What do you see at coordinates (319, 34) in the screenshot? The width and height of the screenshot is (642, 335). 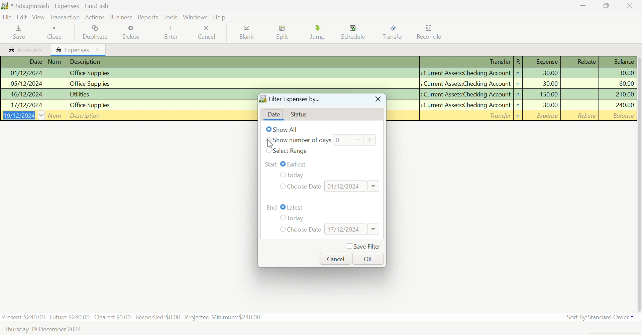 I see `Jump` at bounding box center [319, 34].